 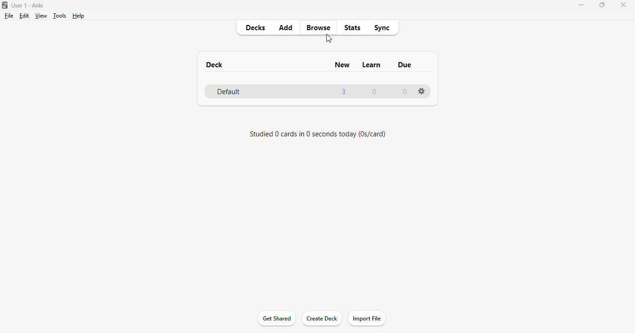 What do you see at coordinates (381, 28) in the screenshot?
I see `sync` at bounding box center [381, 28].